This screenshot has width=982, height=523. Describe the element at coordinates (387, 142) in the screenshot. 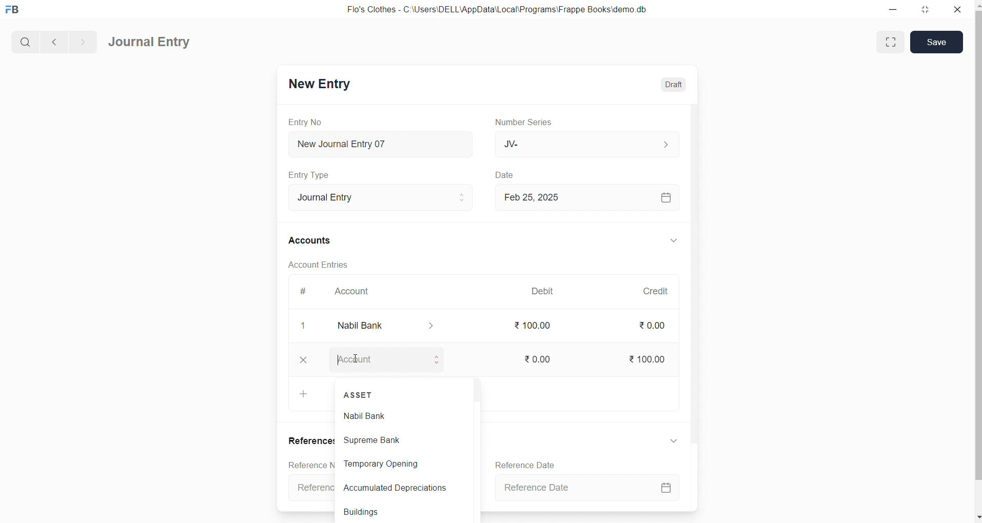

I see `New Journal Entry 07` at that location.